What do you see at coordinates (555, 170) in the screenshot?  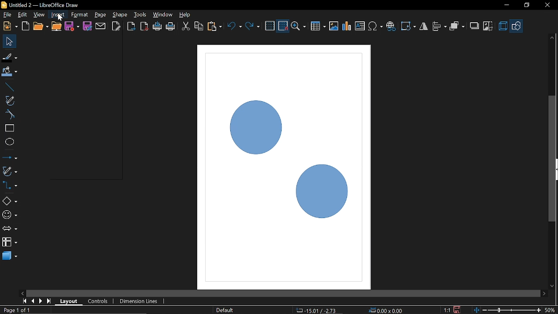 I see `Sidebar` at bounding box center [555, 170].